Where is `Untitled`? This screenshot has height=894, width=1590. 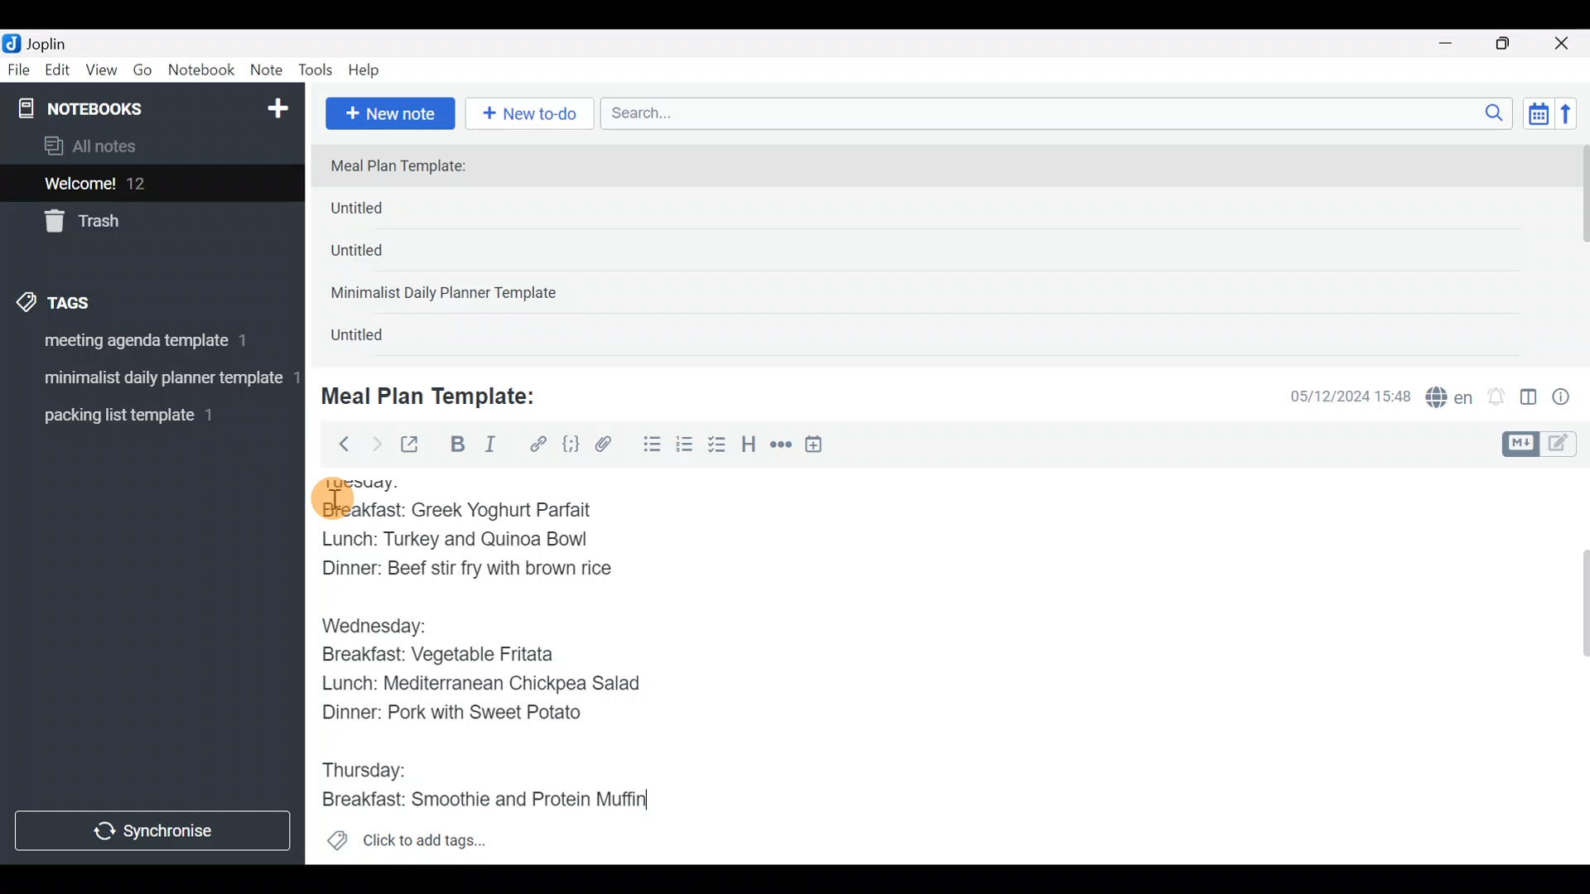
Untitled is located at coordinates (379, 256).